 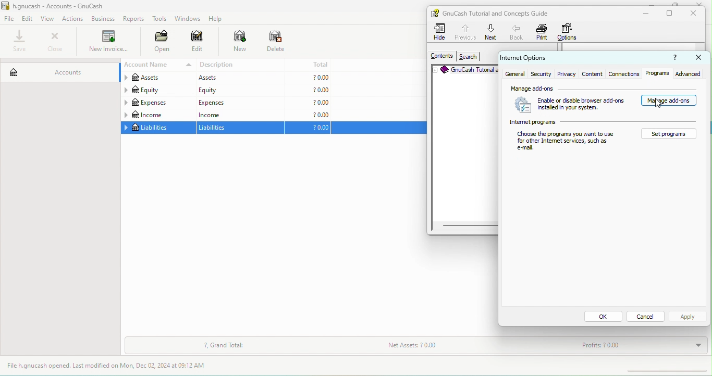 What do you see at coordinates (309, 64) in the screenshot?
I see `total` at bounding box center [309, 64].